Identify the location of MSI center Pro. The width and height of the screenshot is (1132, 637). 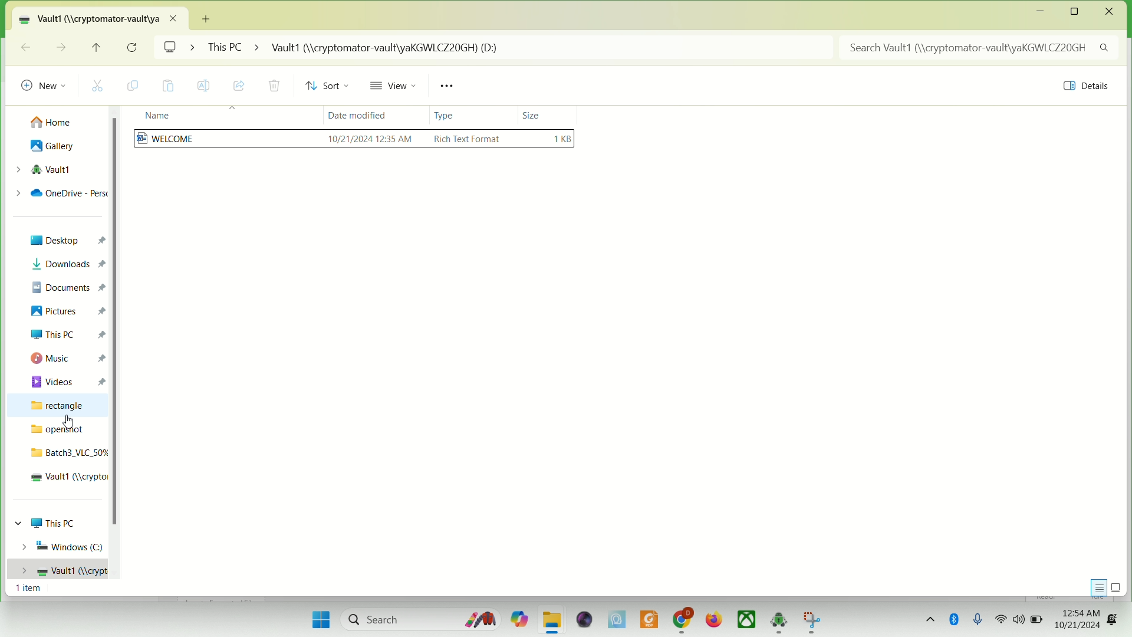
(616, 619).